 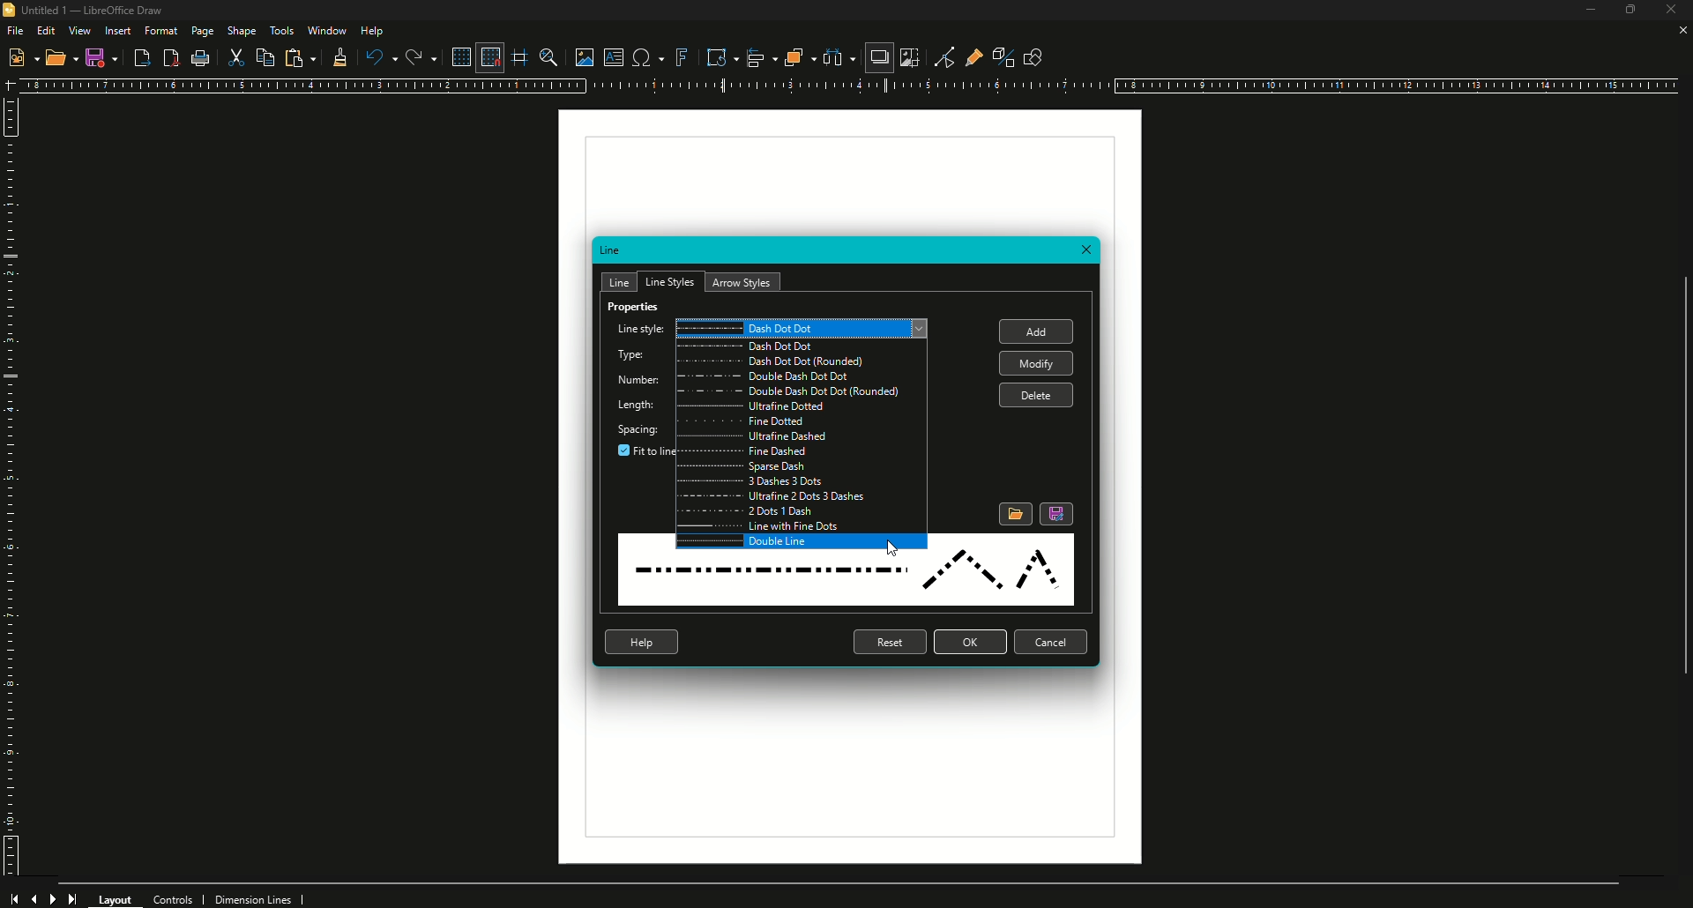 I want to click on Restore, so click(x=1628, y=11).